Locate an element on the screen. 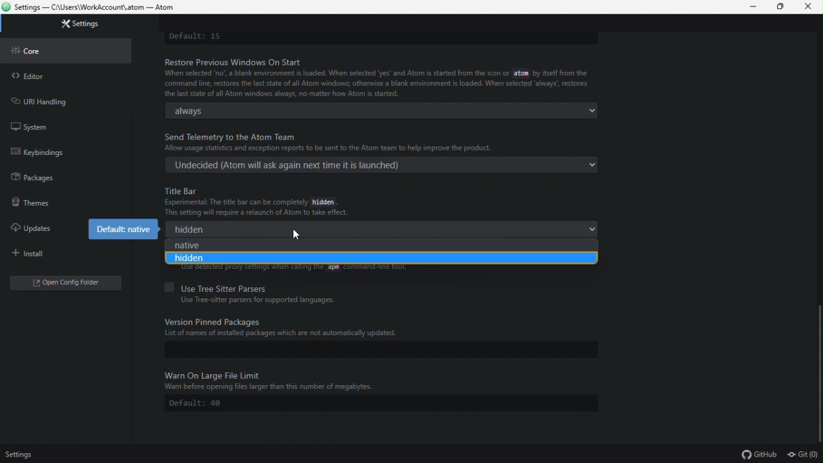 The width and height of the screenshot is (823, 463). Packages is located at coordinates (60, 177).